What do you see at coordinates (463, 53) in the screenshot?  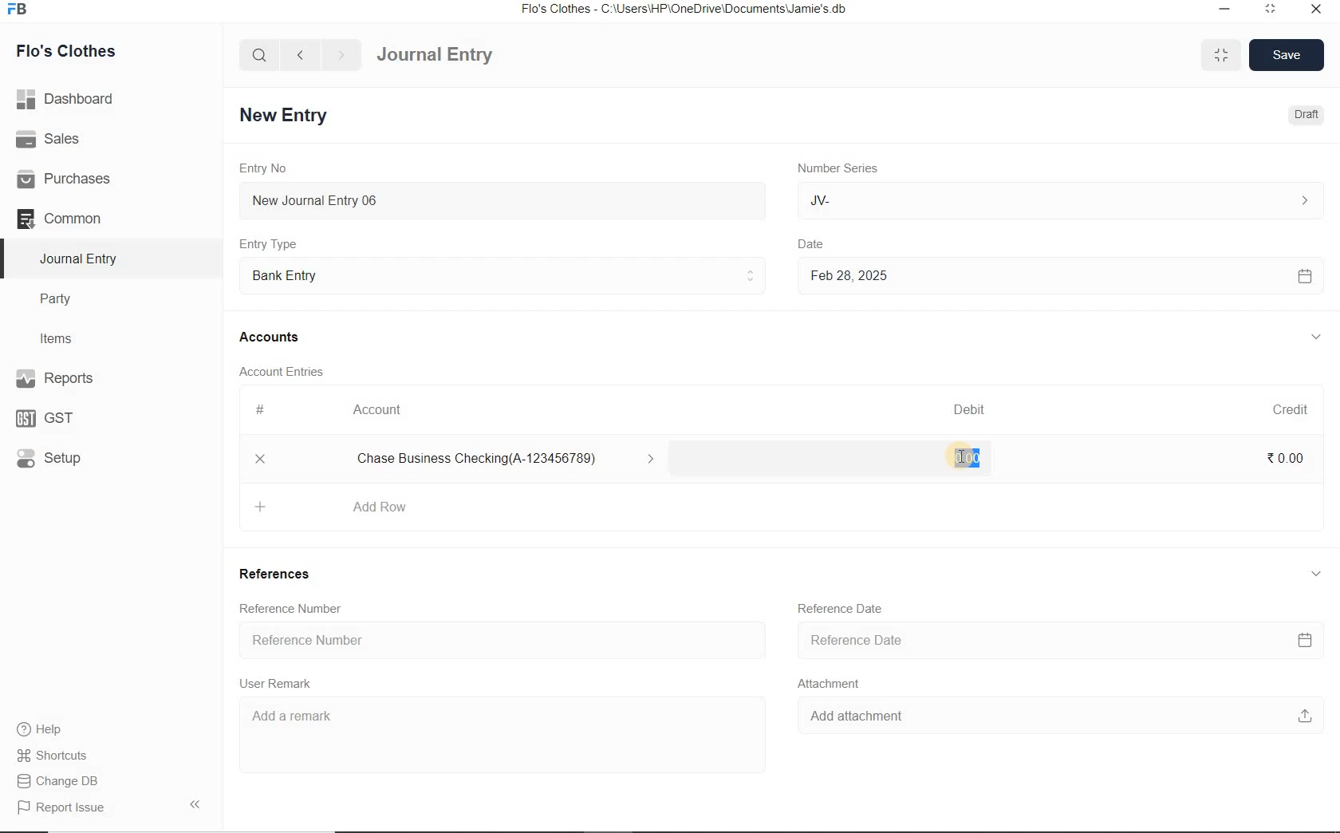 I see `Journal Entry` at bounding box center [463, 53].